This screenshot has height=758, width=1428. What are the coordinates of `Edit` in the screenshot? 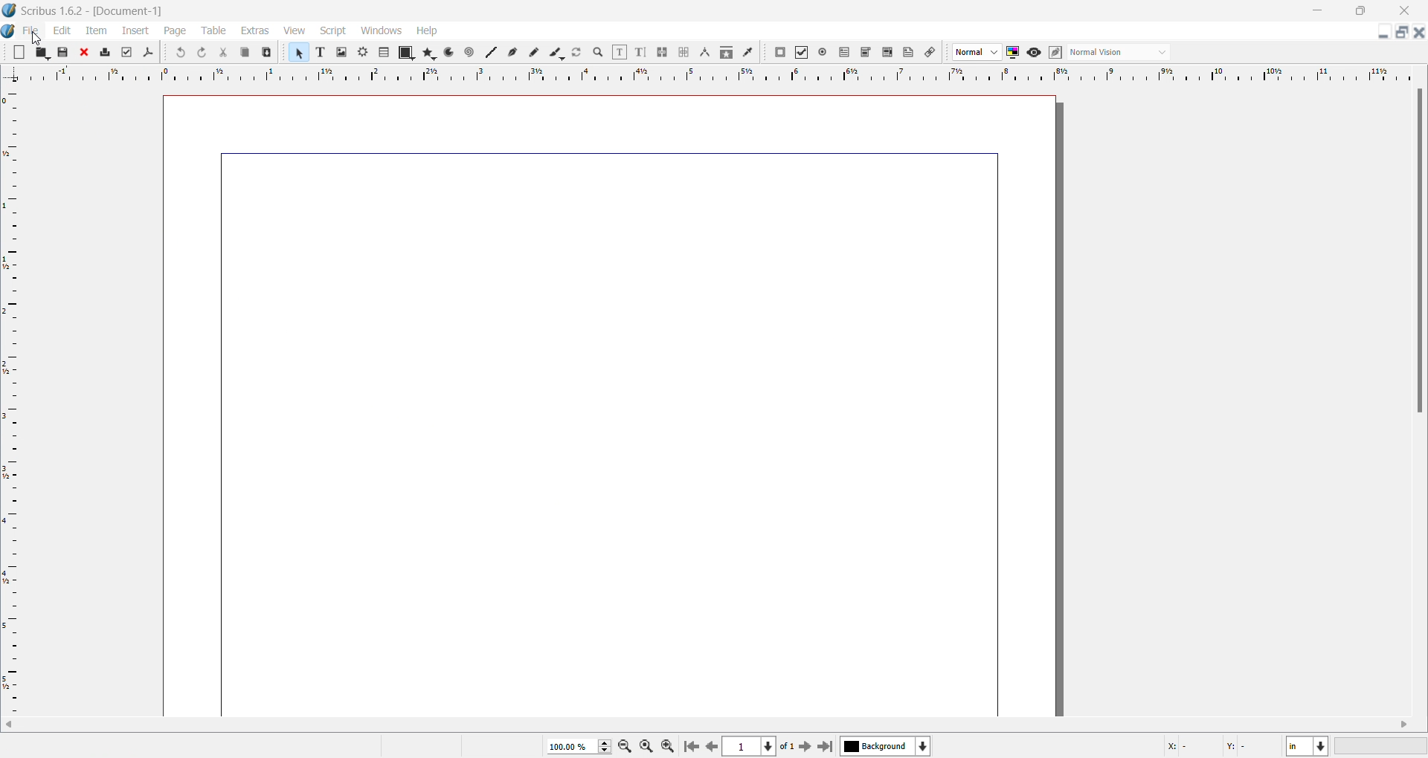 It's located at (63, 30).